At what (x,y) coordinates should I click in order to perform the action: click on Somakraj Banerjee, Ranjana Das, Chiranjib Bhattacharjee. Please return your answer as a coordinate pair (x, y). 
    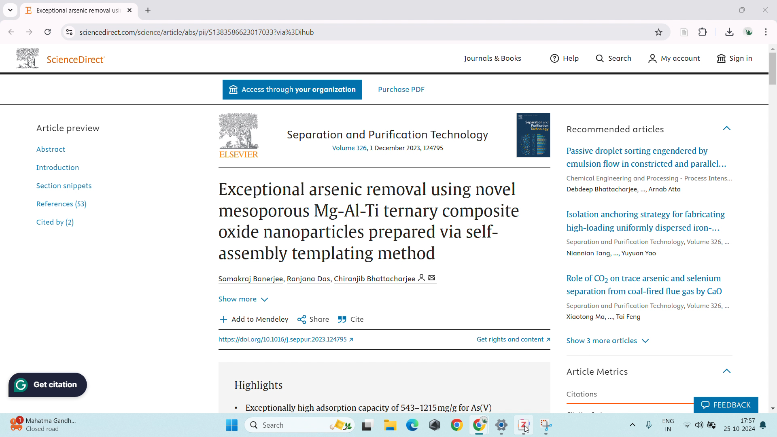
    Looking at the image, I should click on (331, 279).